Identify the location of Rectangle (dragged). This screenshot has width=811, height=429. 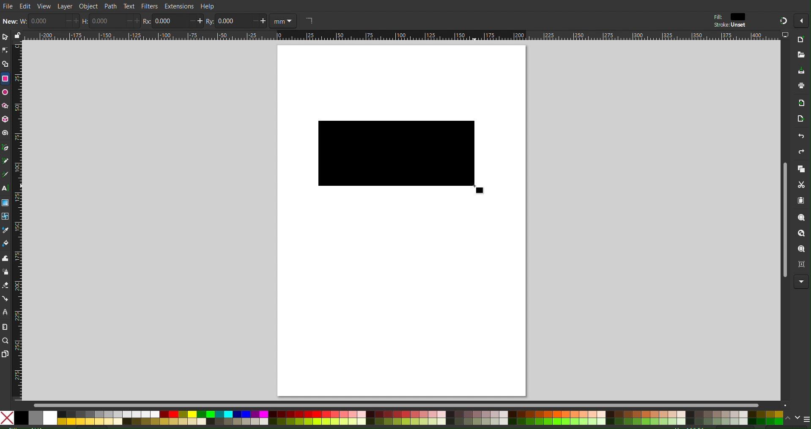
(402, 156).